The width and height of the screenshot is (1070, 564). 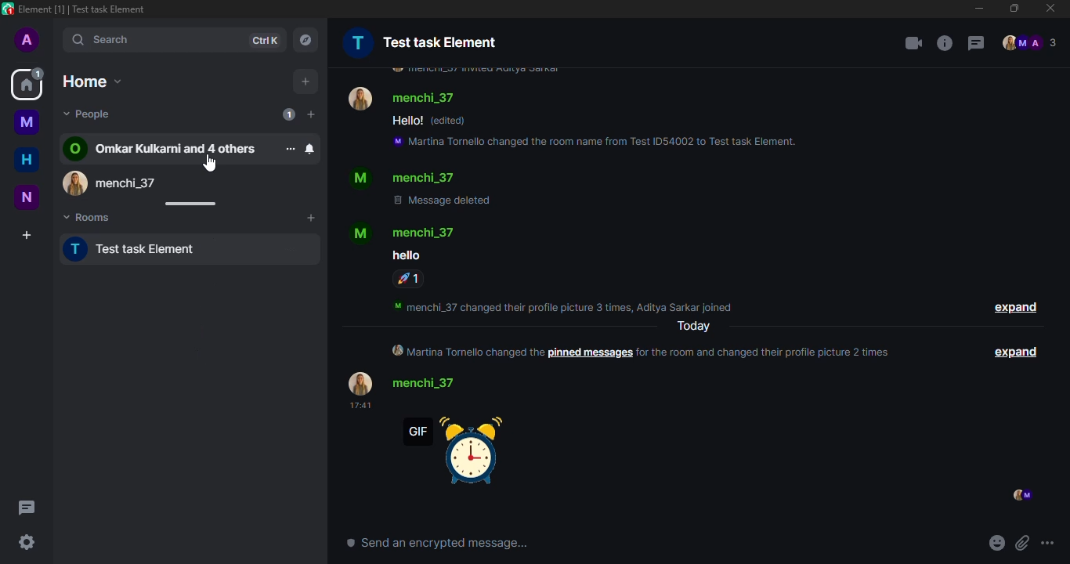 I want to click on martina tornello changed the, so click(x=468, y=351).